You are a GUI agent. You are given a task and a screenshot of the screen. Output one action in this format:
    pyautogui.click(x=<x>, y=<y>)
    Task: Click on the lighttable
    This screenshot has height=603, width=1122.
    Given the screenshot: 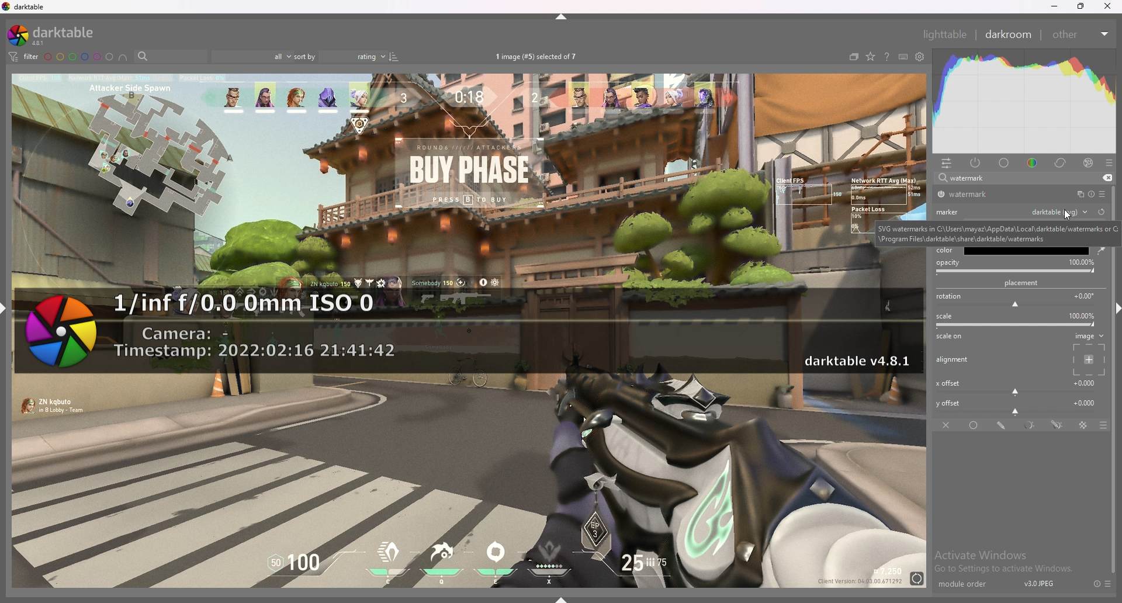 What is the action you would take?
    pyautogui.click(x=944, y=34)
    